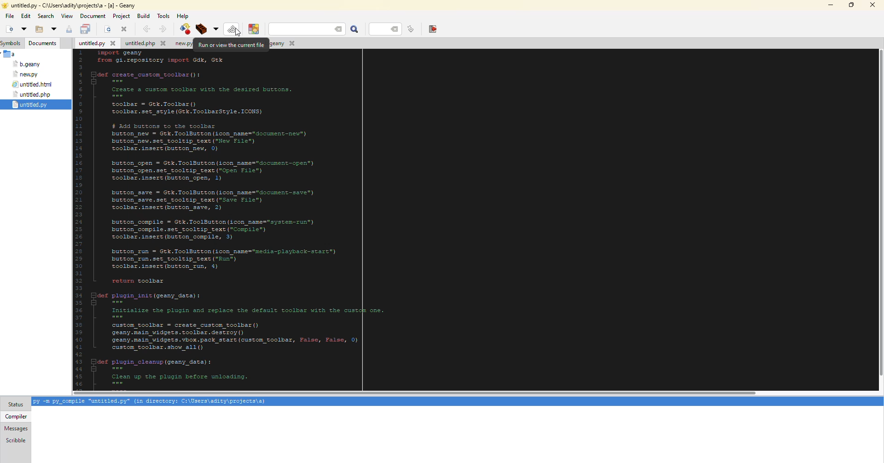 The image size is (884, 463). What do you see at coordinates (154, 401) in the screenshot?
I see `info` at bounding box center [154, 401].